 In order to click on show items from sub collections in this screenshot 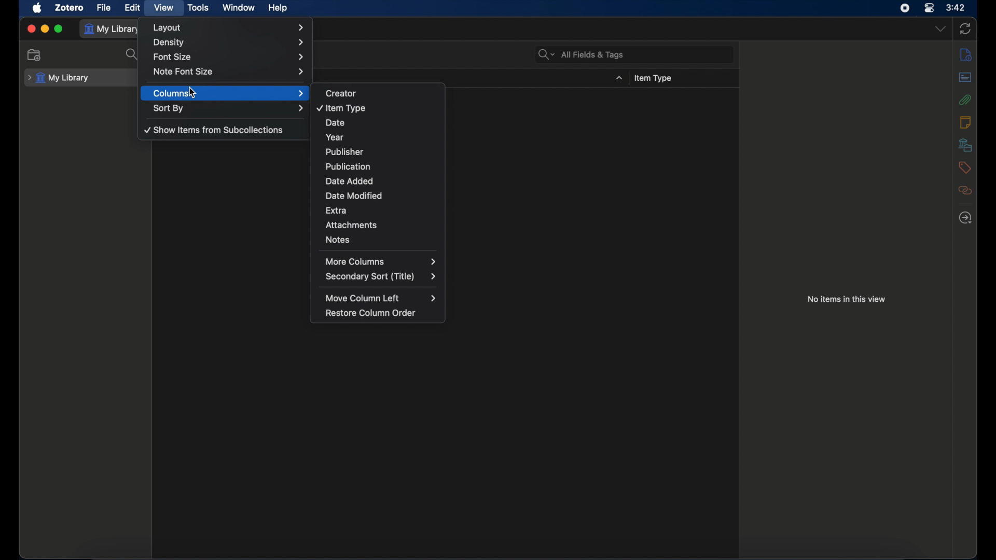, I will do `click(215, 130)`.